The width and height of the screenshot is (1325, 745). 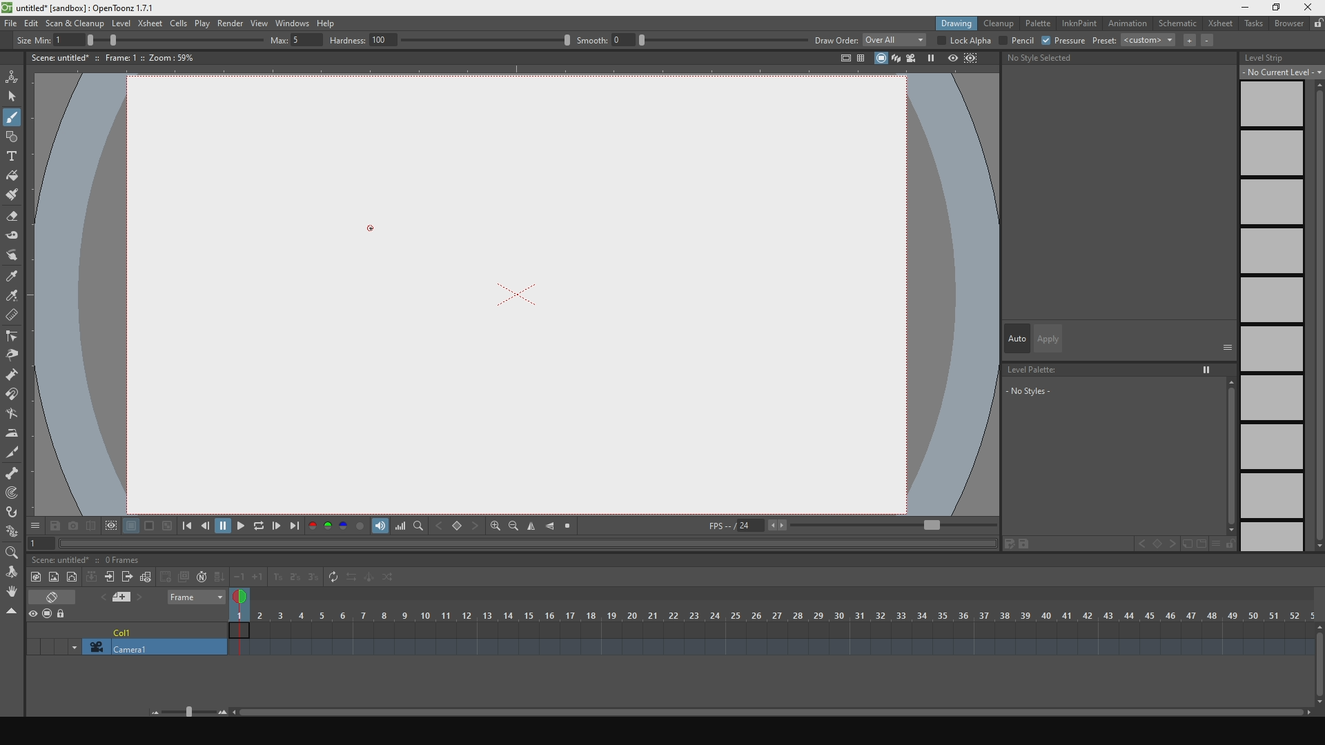 What do you see at coordinates (121, 23) in the screenshot?
I see `level` at bounding box center [121, 23].